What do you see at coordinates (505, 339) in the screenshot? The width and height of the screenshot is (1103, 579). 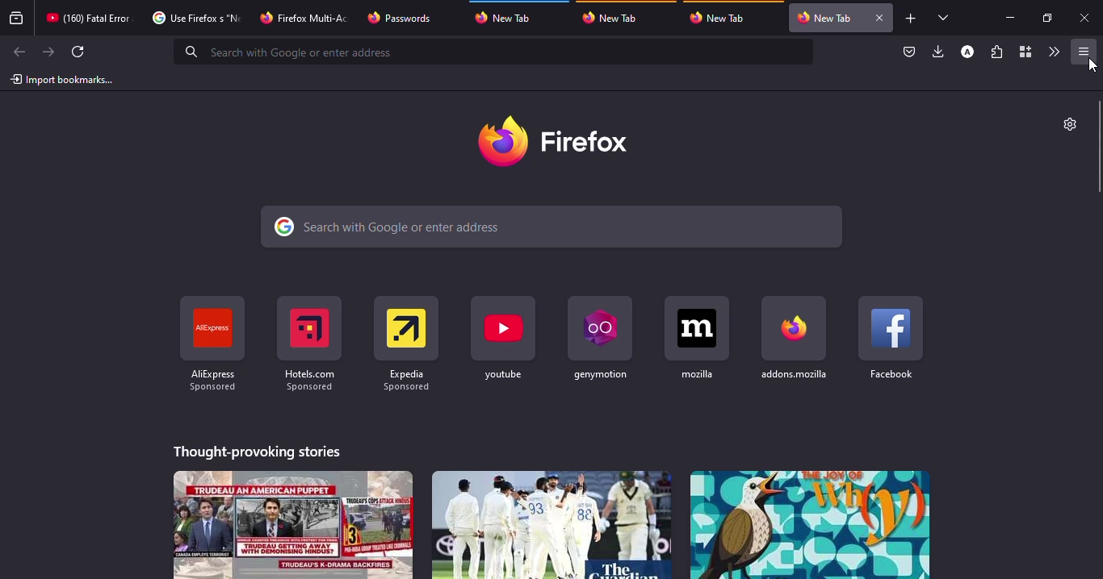 I see `shortcut` at bounding box center [505, 339].